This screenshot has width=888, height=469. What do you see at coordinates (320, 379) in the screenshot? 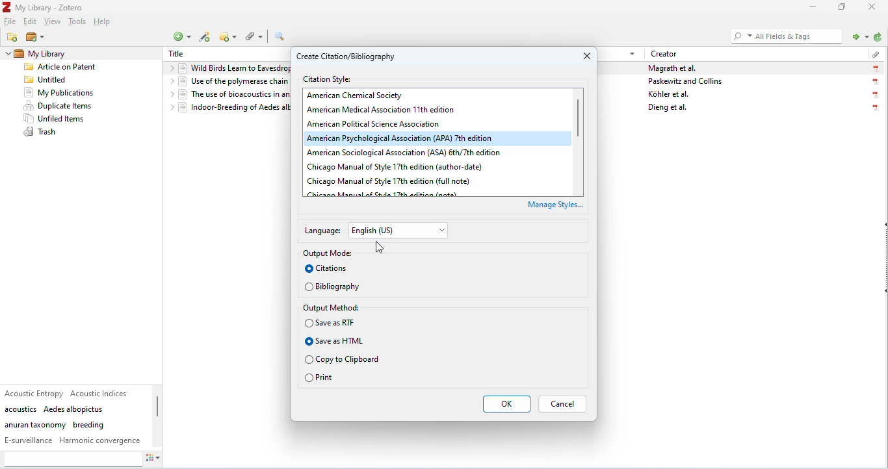
I see `print` at bounding box center [320, 379].